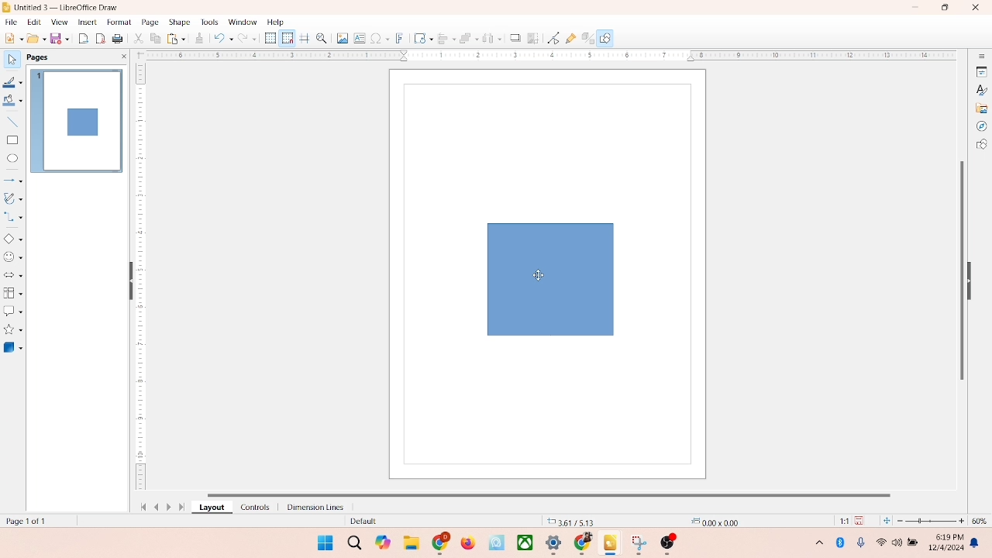  What do you see at coordinates (899, 542) in the screenshot?
I see `speaker` at bounding box center [899, 542].